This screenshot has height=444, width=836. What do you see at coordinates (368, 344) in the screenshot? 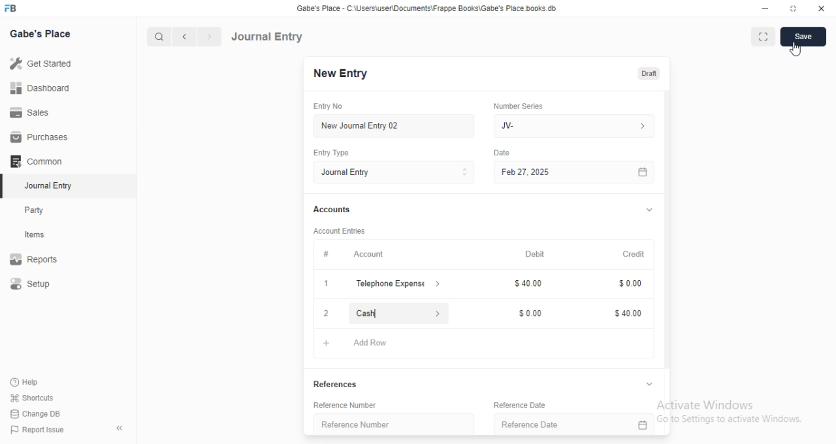
I see `Add Row` at bounding box center [368, 344].